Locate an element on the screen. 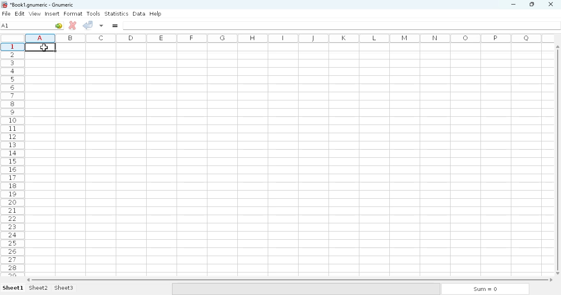  formula bar is located at coordinates (342, 25).